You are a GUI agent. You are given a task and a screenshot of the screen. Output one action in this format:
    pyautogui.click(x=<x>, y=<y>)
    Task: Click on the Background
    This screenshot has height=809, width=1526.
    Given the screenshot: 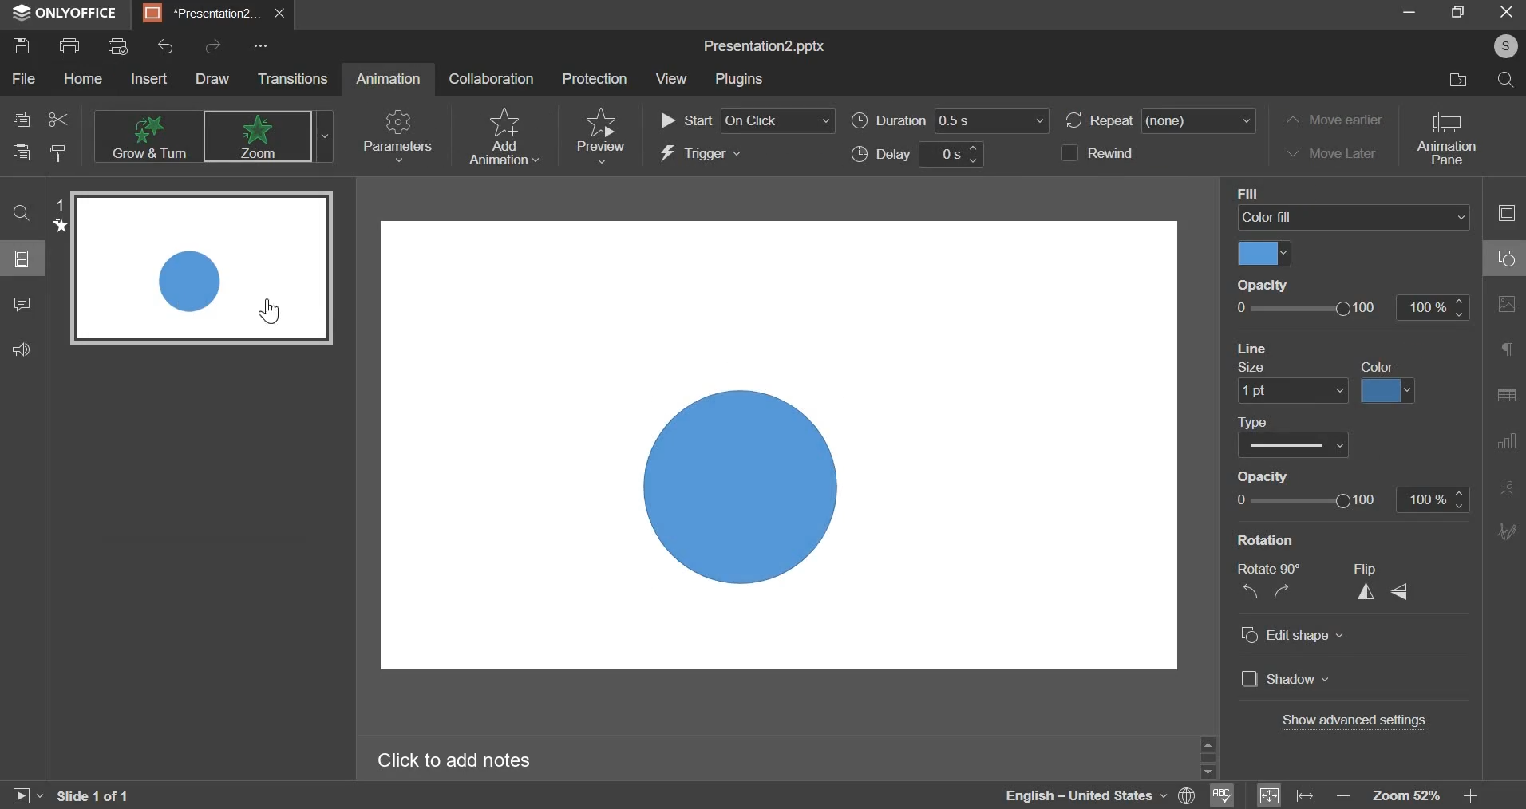 What is the action you would take?
    pyautogui.click(x=1271, y=193)
    